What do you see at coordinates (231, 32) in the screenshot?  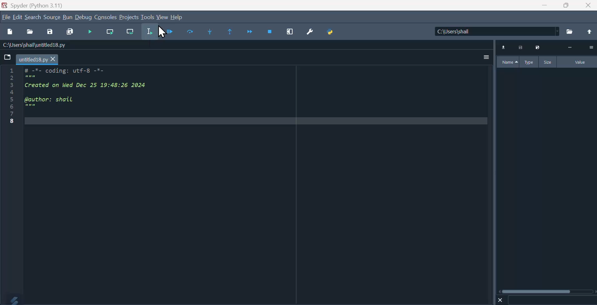 I see `Find previous` at bounding box center [231, 32].